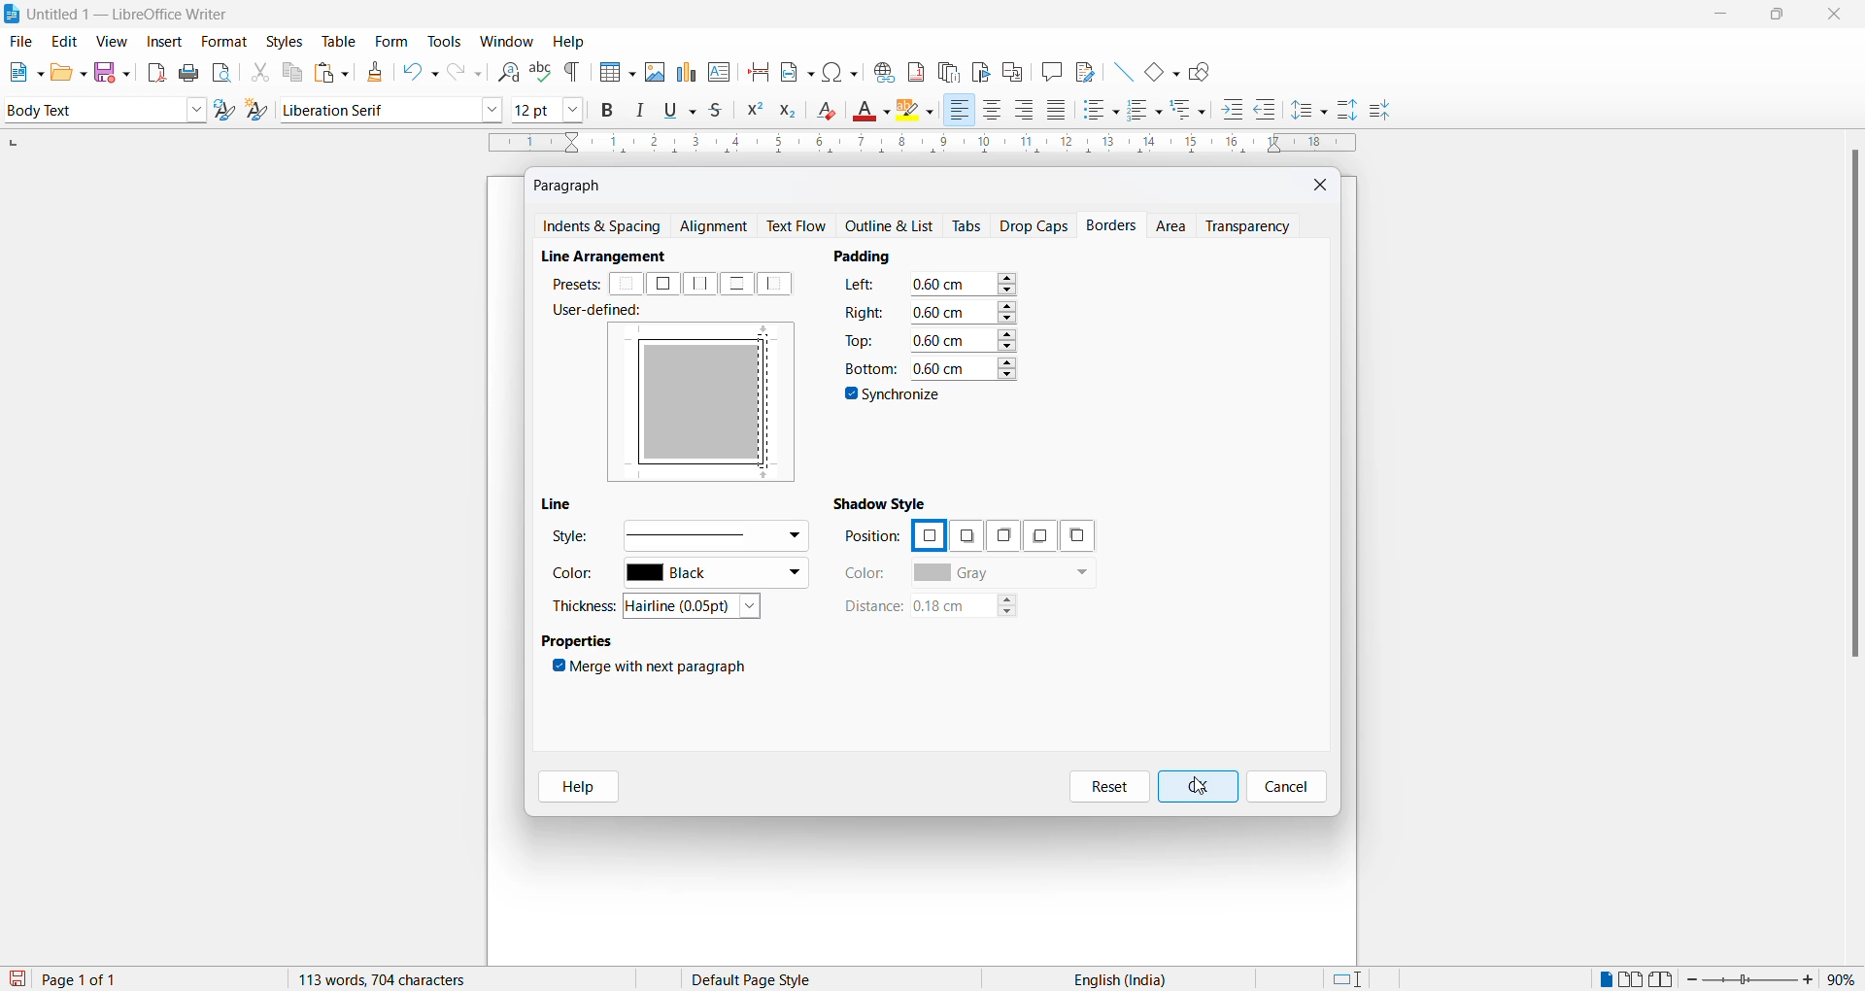 The image size is (1865, 991). I want to click on open, so click(68, 72).